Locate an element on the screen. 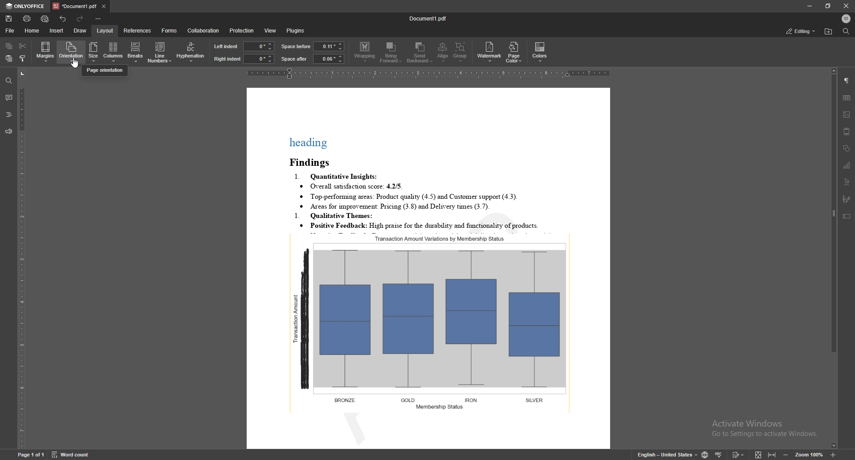  change text language is located at coordinates (668, 453).